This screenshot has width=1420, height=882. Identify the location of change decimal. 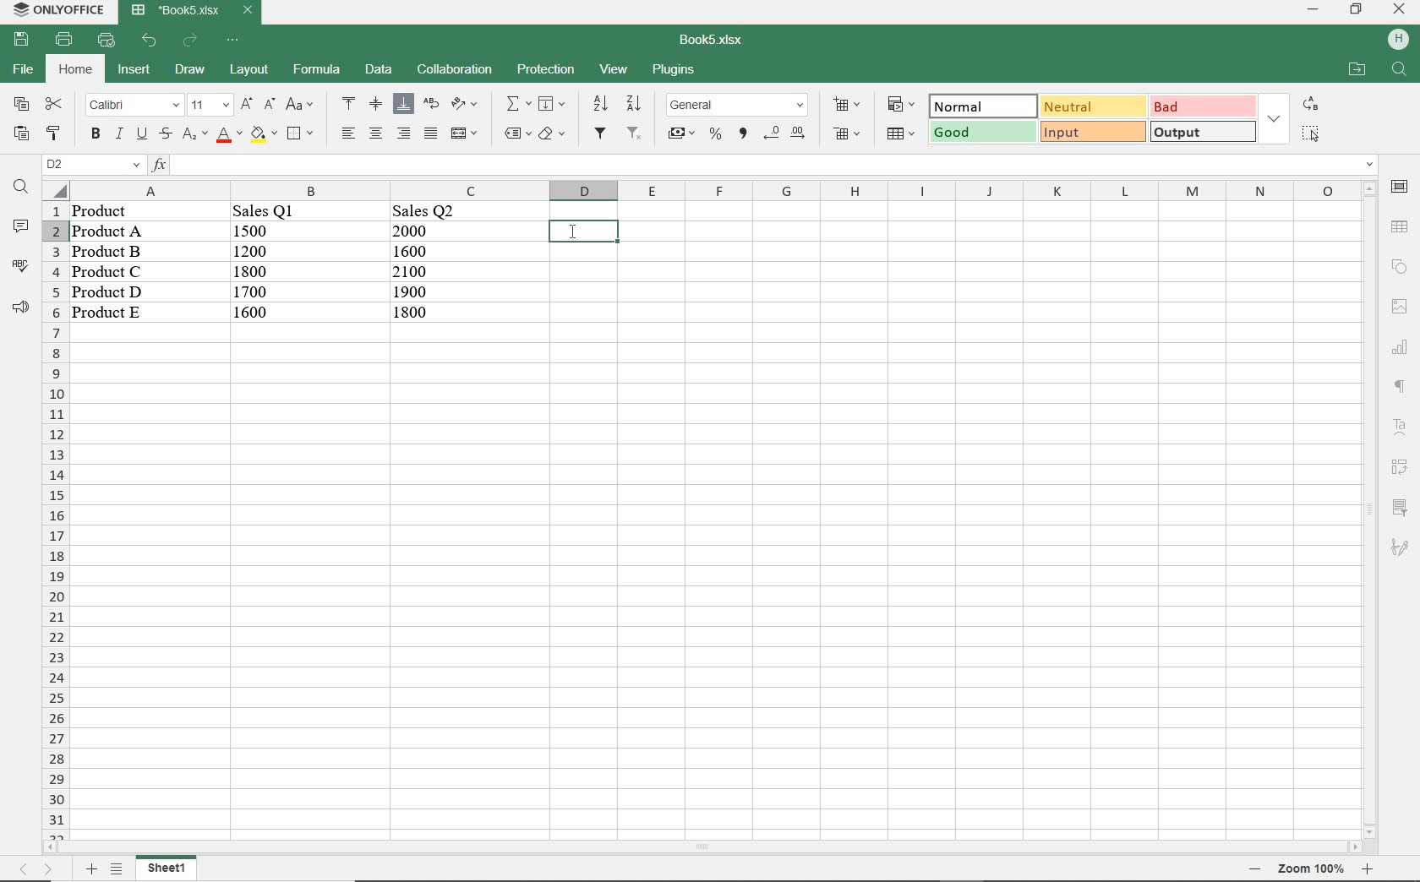
(784, 135).